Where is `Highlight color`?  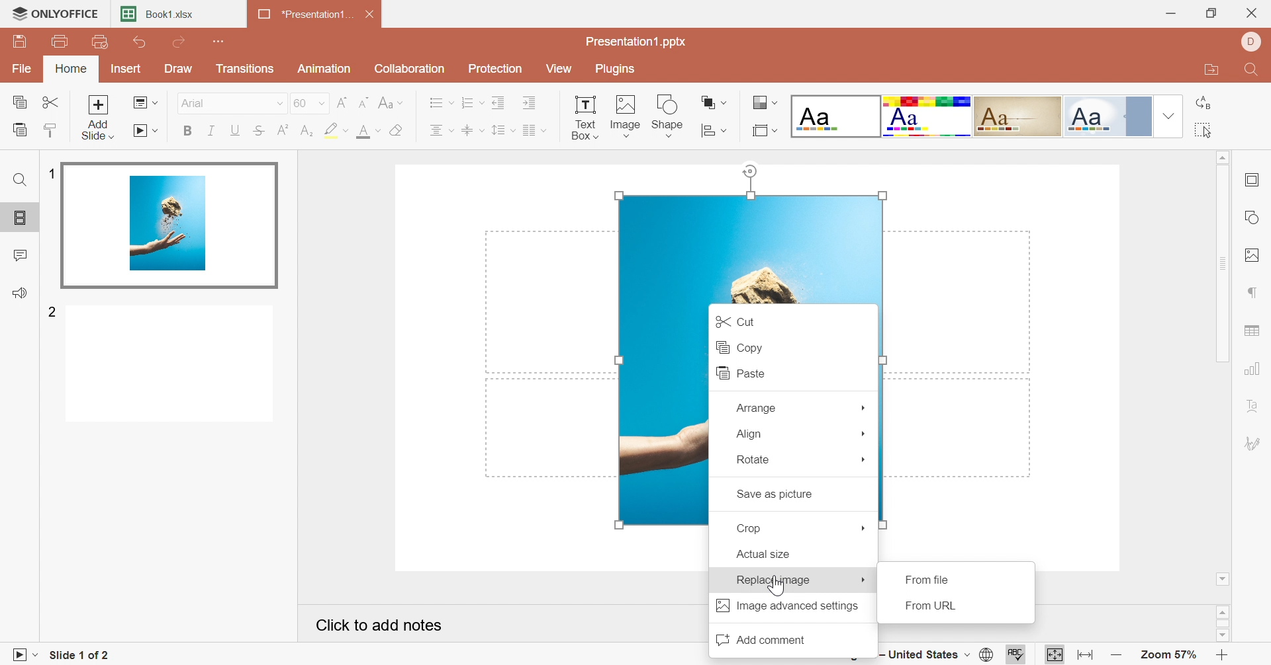
Highlight color is located at coordinates (336, 131).